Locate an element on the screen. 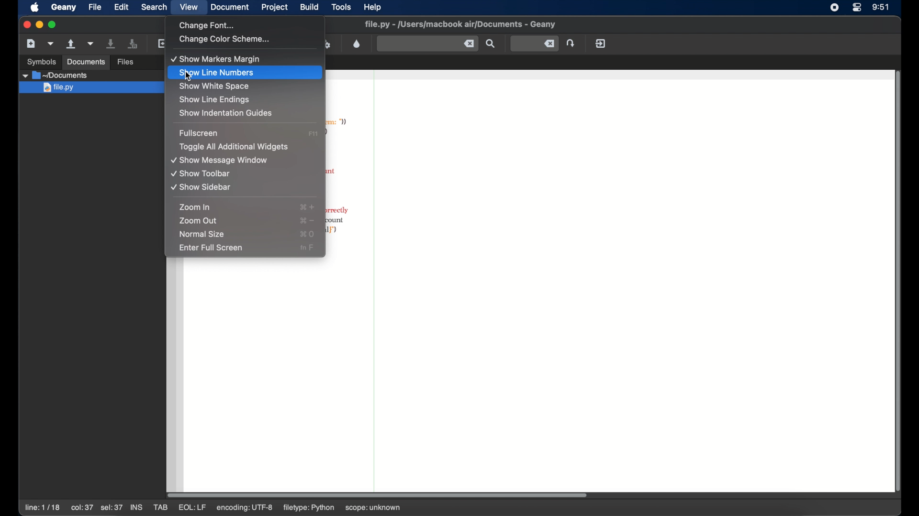 Image resolution: width=919 pixels, height=516 pixels. find the entered text in current file is located at coordinates (491, 44).